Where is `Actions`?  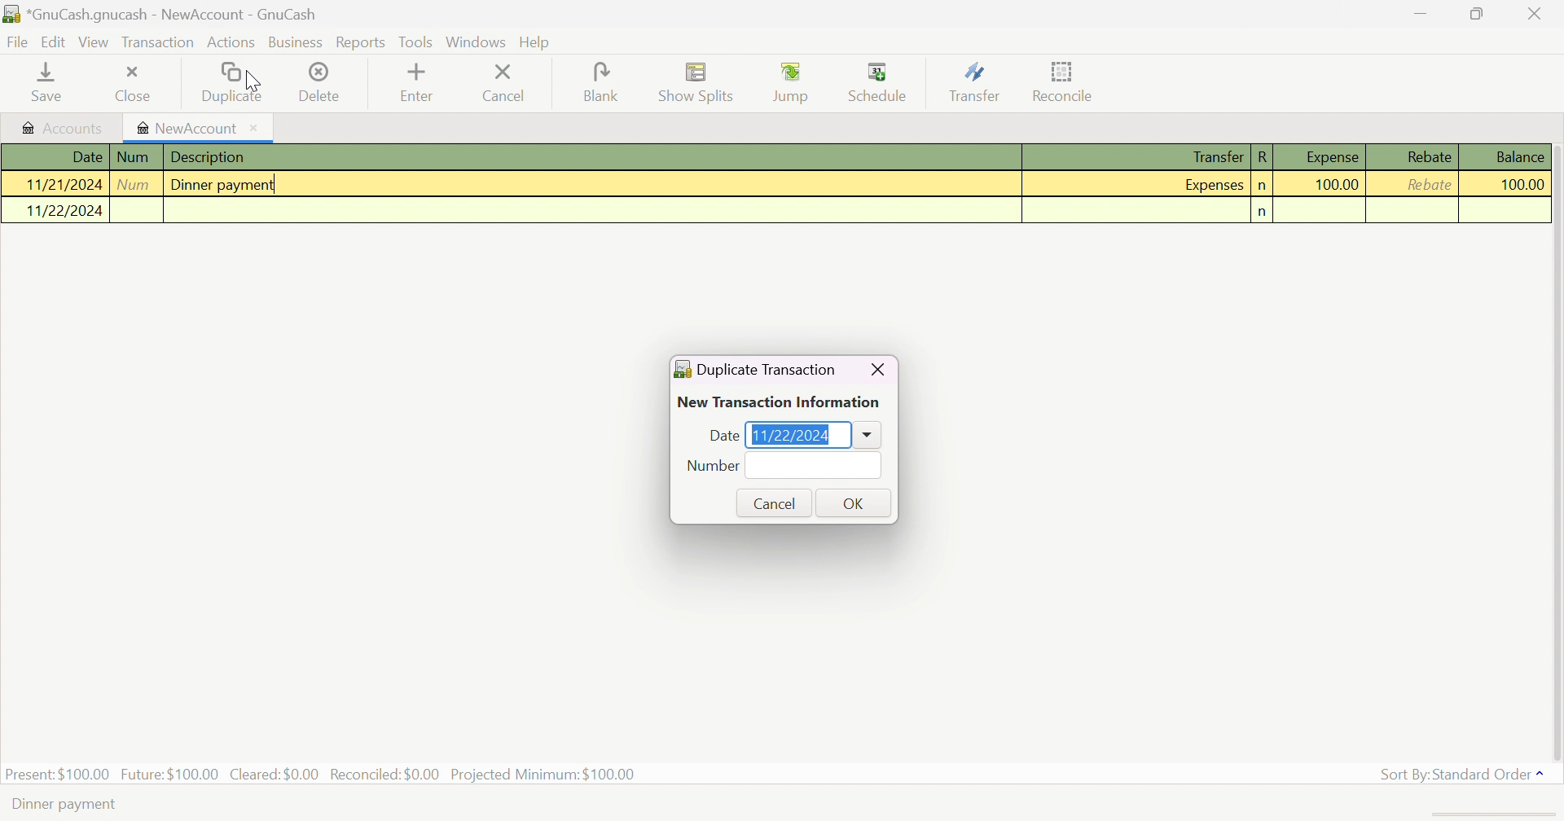 Actions is located at coordinates (232, 43).